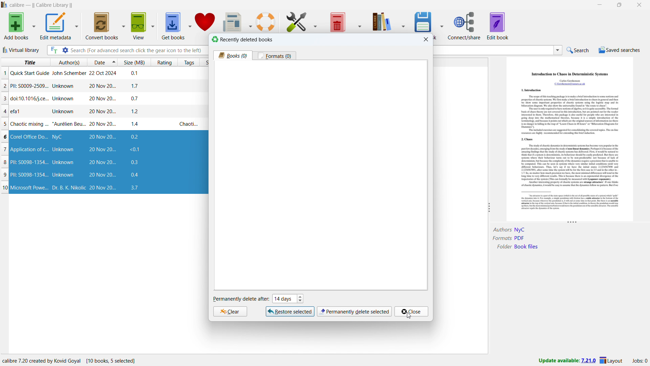 This screenshot has width=650, height=366. I want to click on resize, so click(572, 223).